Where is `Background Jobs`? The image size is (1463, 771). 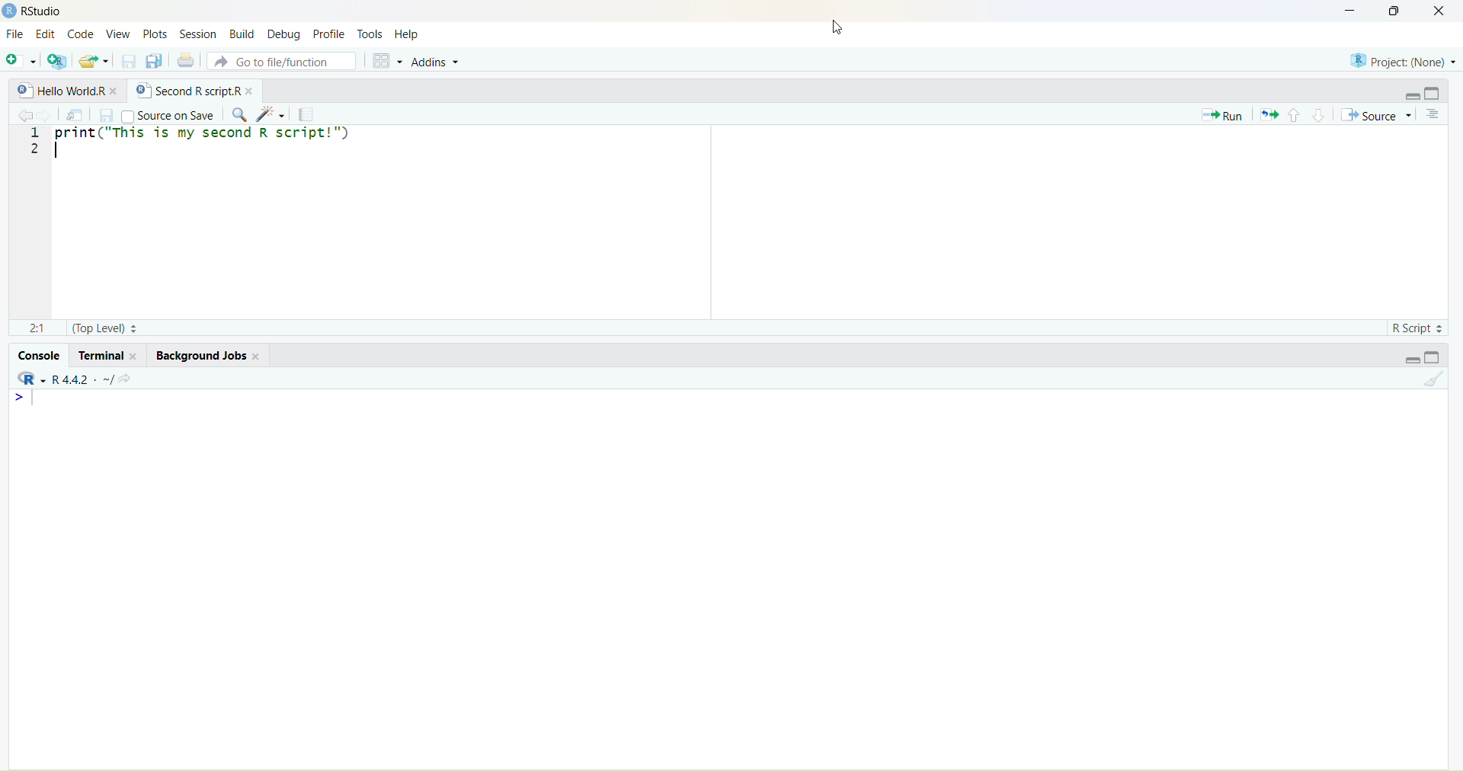 Background Jobs is located at coordinates (203, 354).